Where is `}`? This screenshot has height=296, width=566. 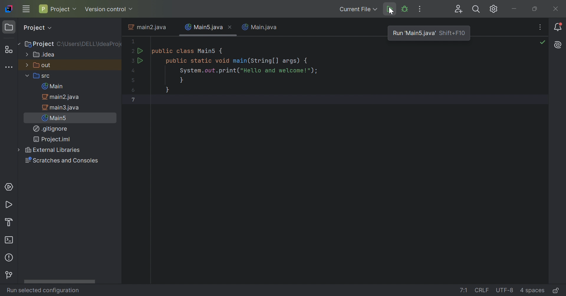
} is located at coordinates (181, 81).